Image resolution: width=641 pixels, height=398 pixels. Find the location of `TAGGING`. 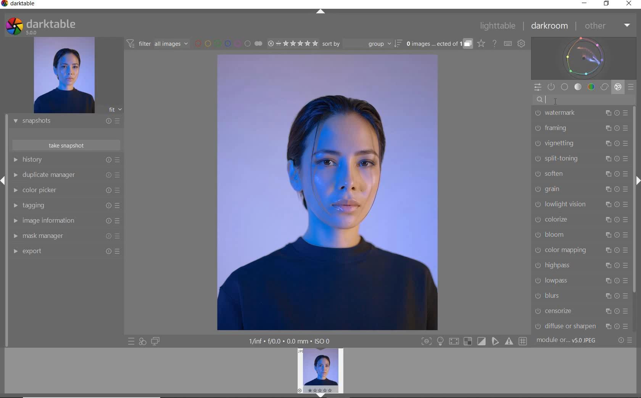

TAGGING is located at coordinates (64, 206).